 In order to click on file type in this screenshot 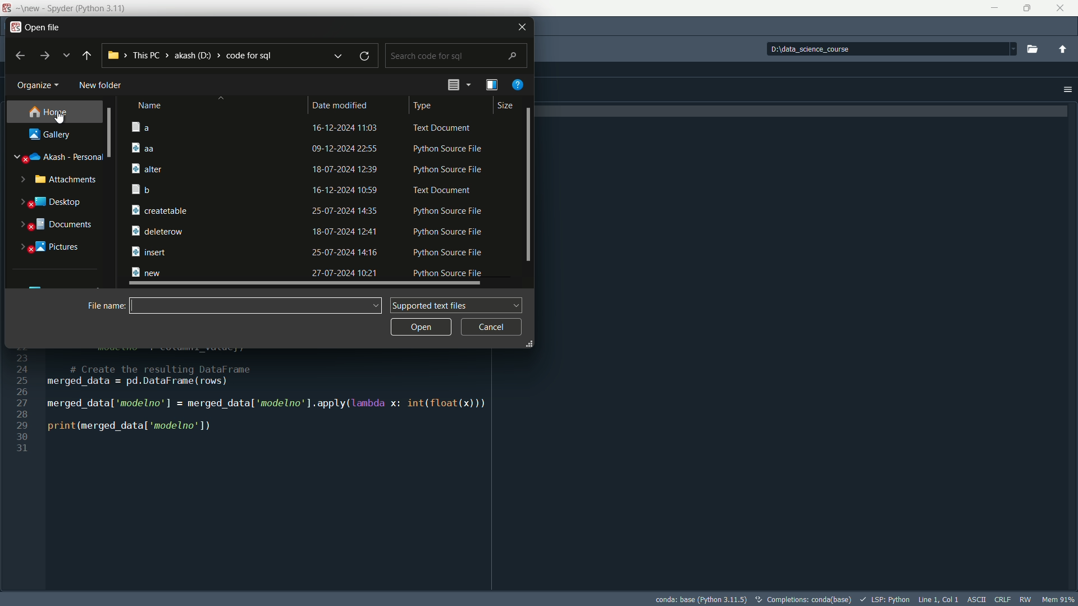, I will do `click(445, 231)`.